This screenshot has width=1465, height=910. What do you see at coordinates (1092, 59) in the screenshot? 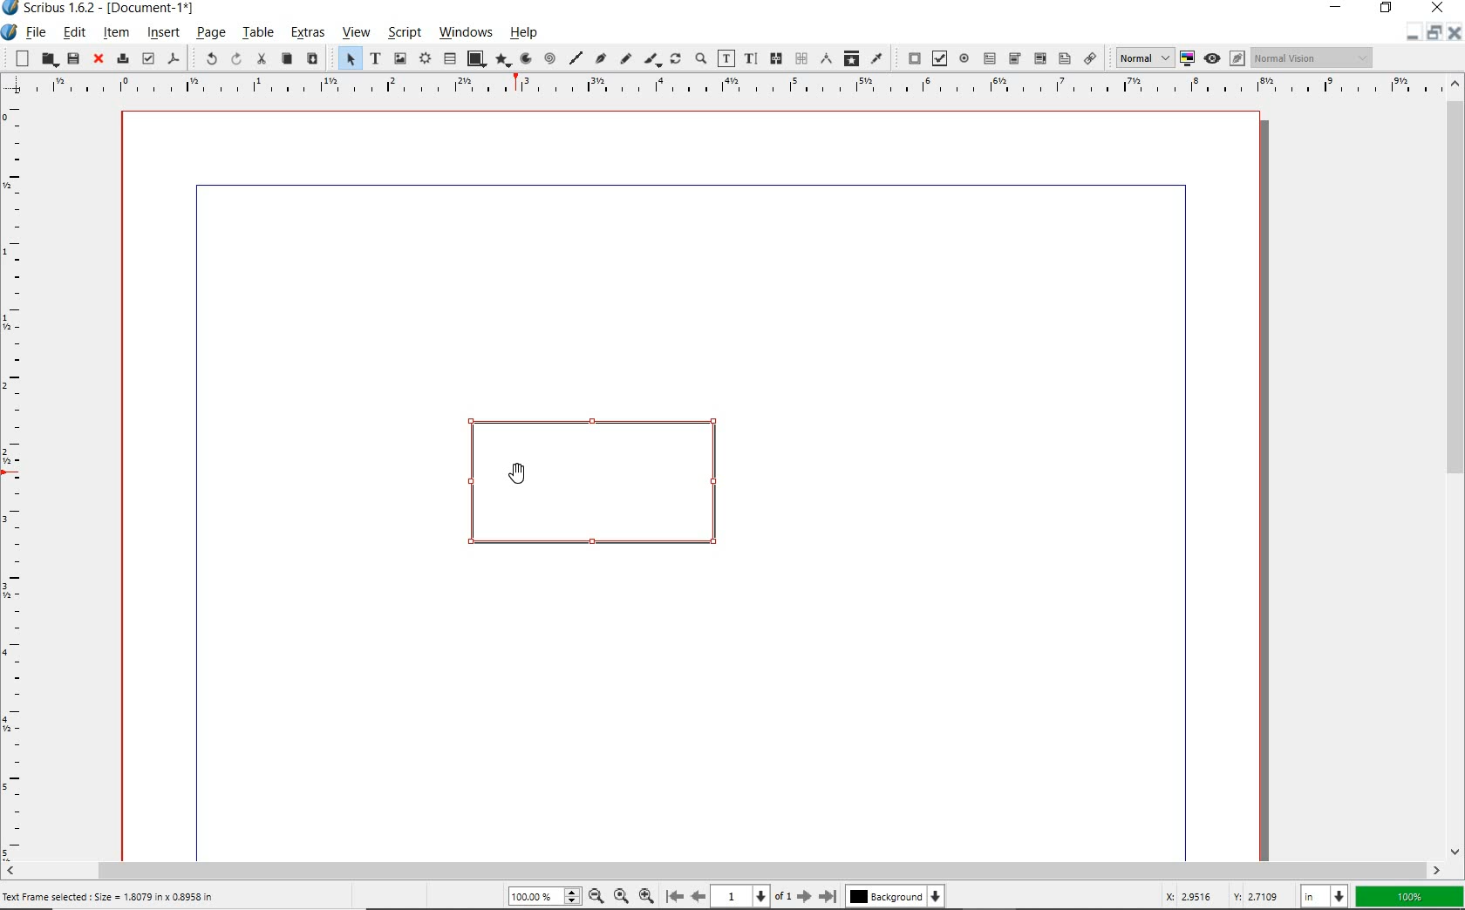
I see `link annotation` at bounding box center [1092, 59].